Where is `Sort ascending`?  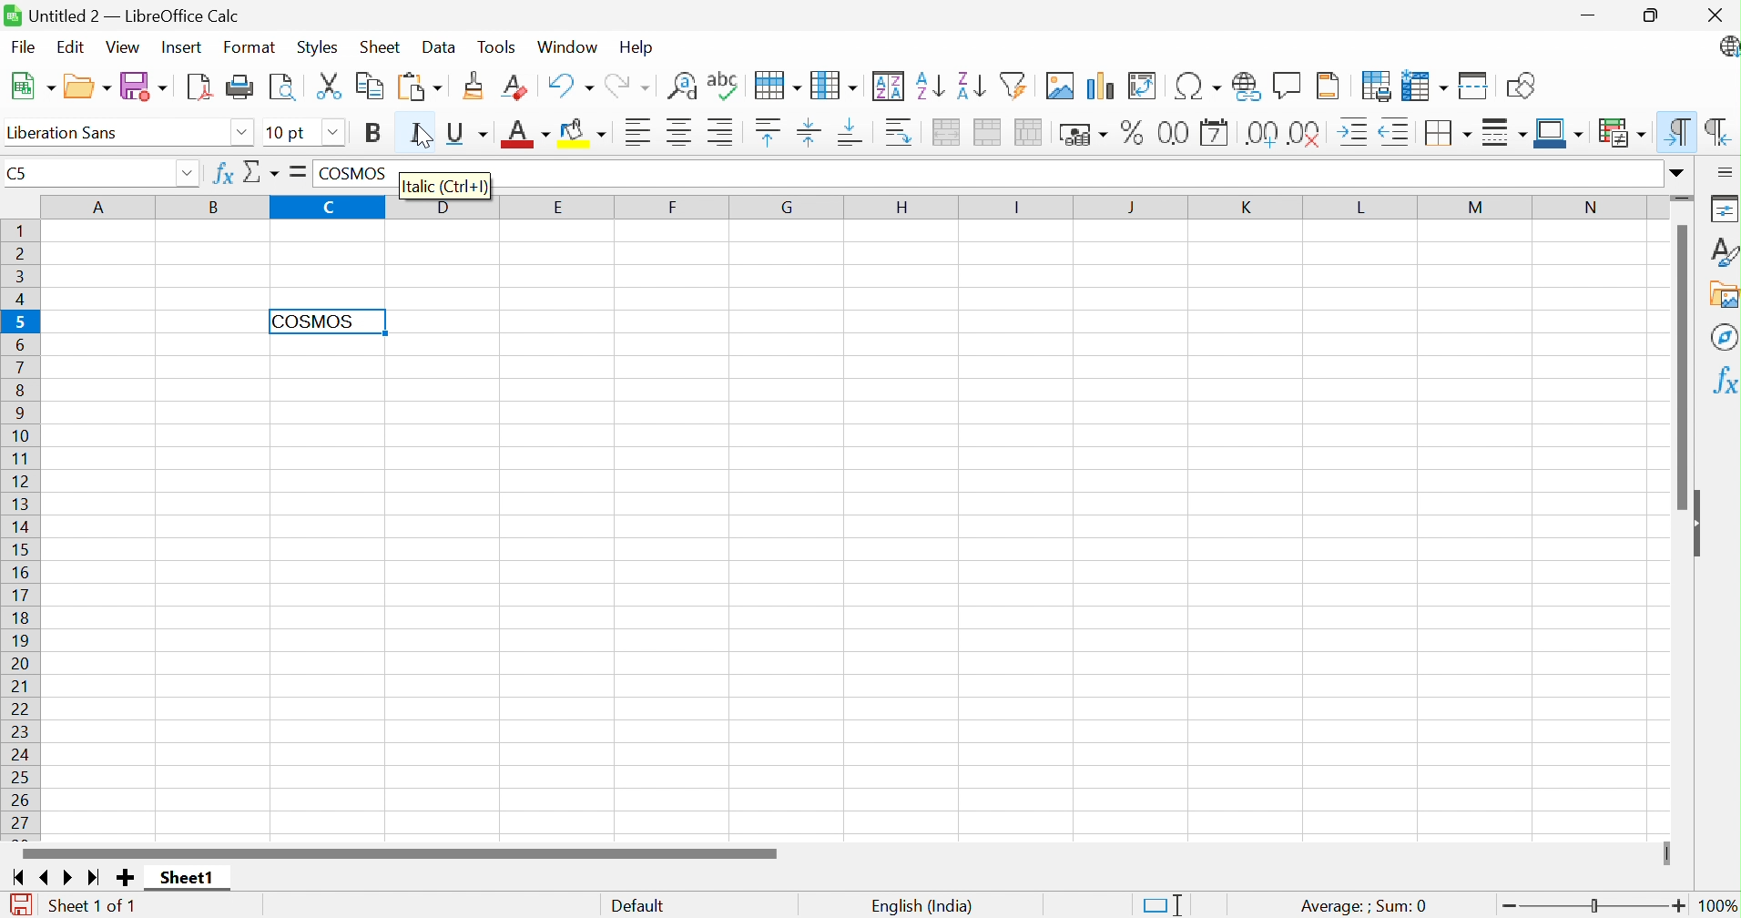 Sort ascending is located at coordinates (928, 87).